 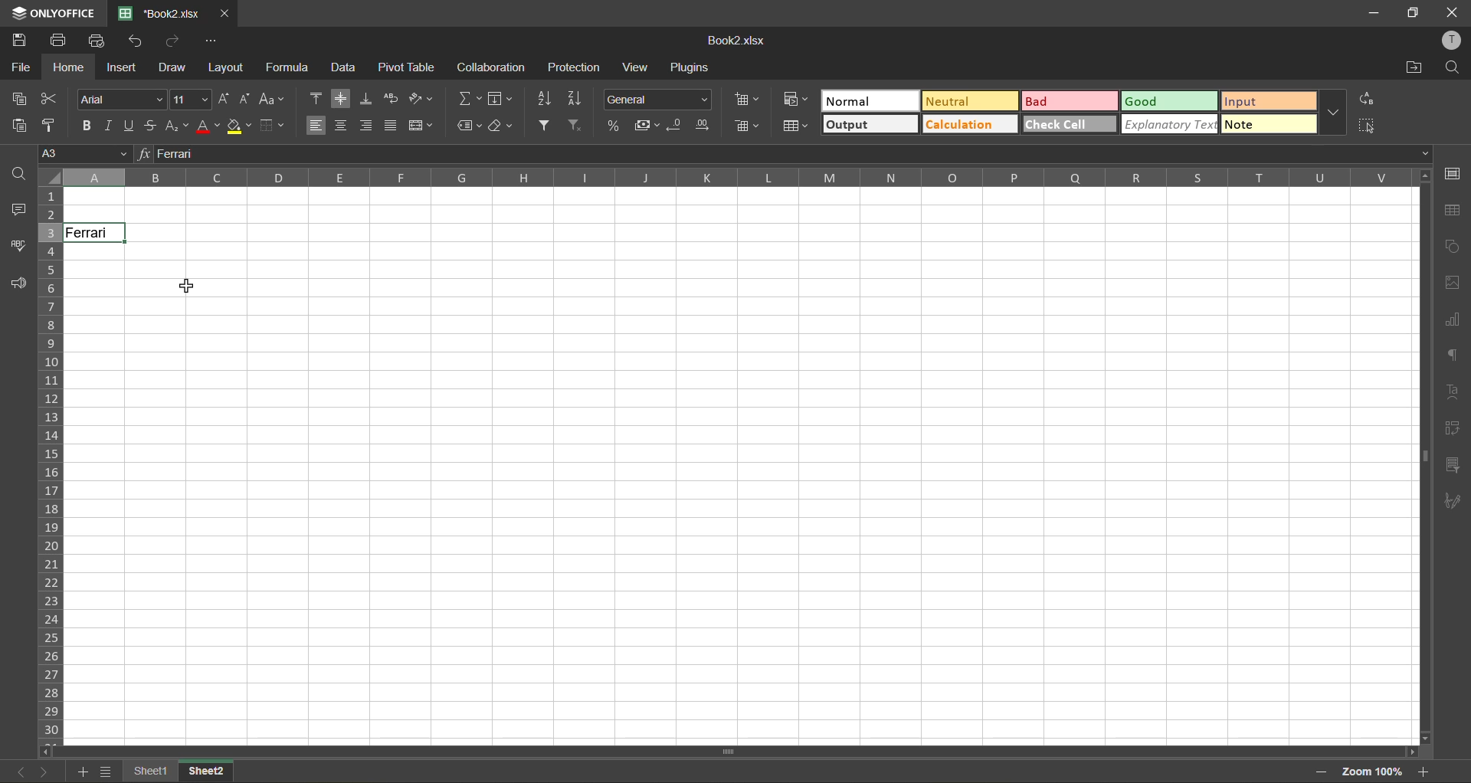 What do you see at coordinates (1322, 774) in the screenshot?
I see `zoom out` at bounding box center [1322, 774].